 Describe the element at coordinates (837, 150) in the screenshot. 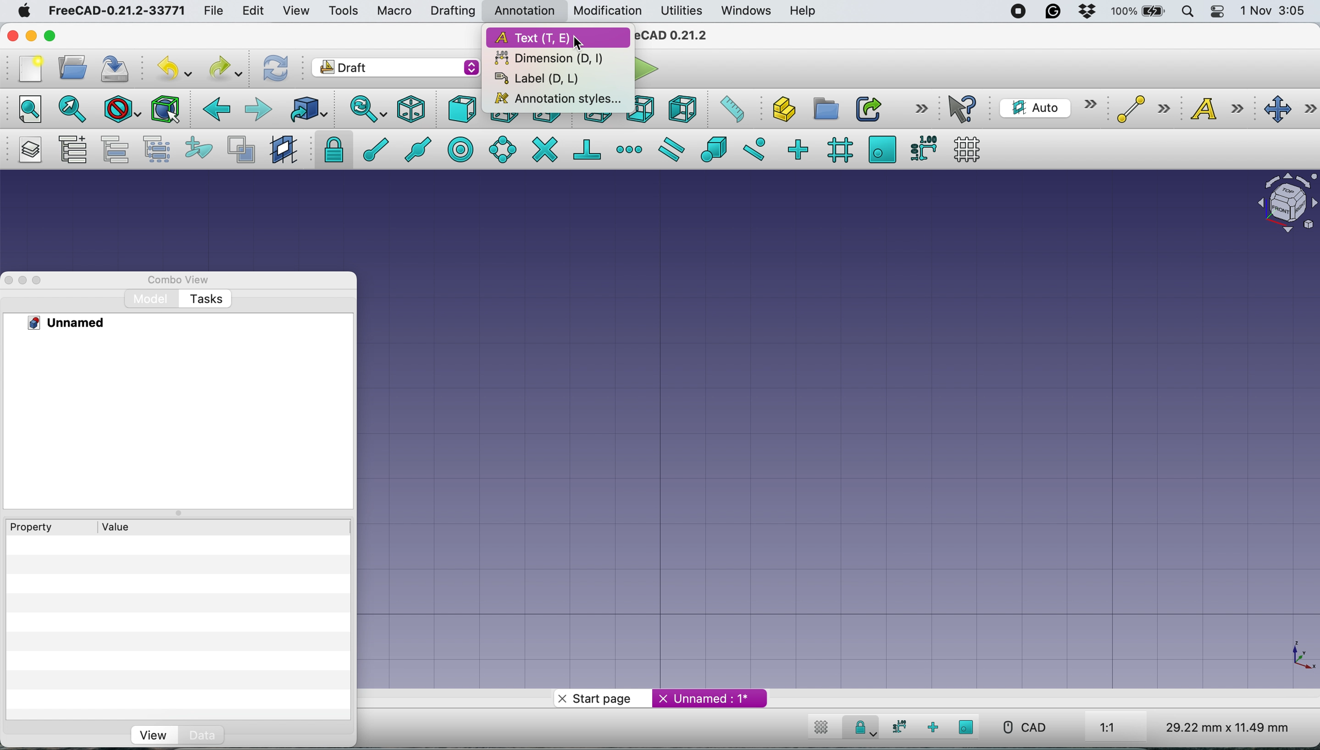

I see `snap grid` at that location.